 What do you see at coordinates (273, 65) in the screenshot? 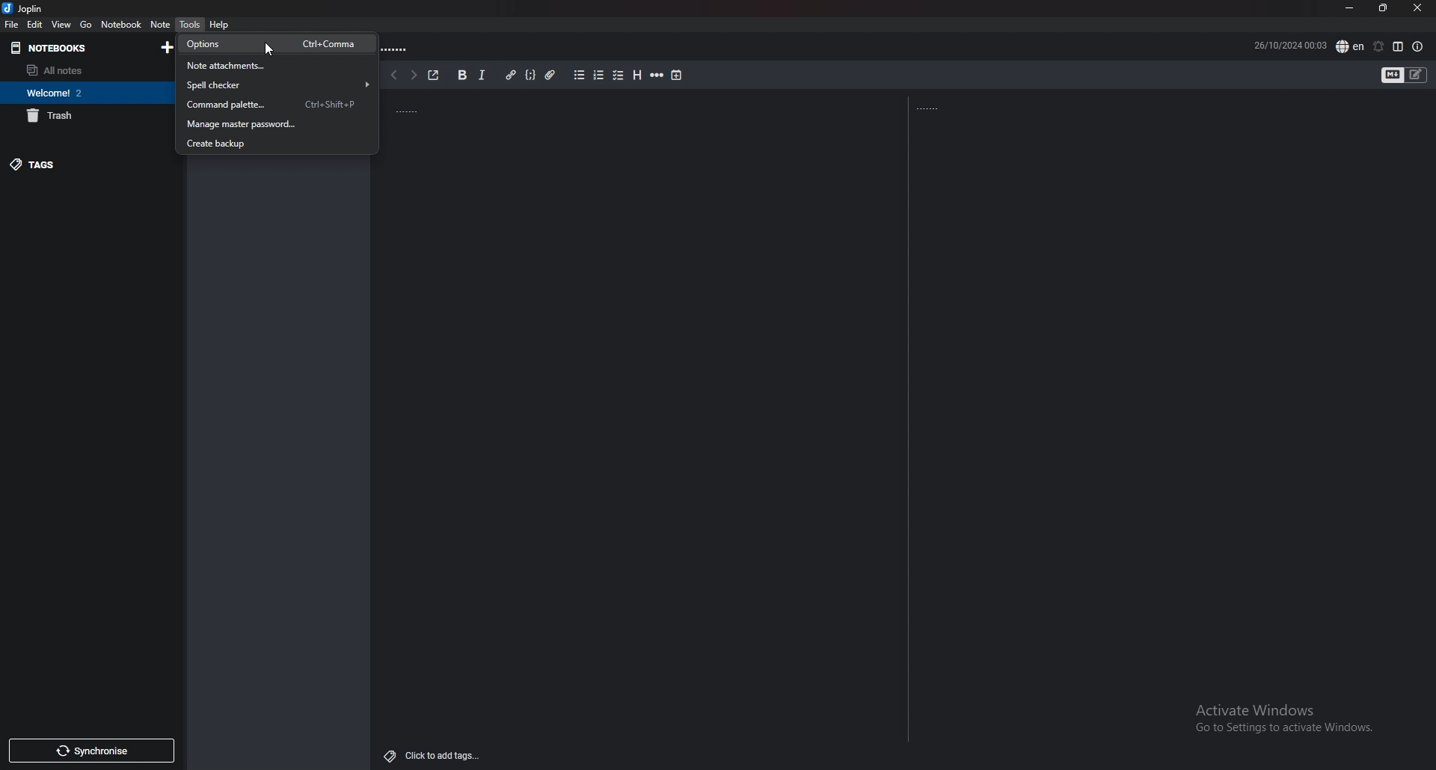
I see `note attachments` at bounding box center [273, 65].